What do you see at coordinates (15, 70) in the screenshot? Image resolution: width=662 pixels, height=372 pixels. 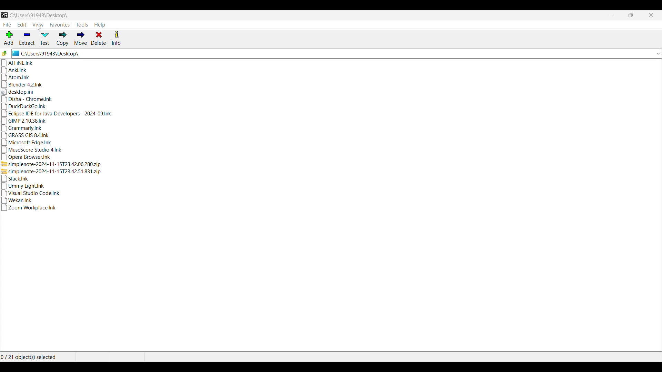 I see `Anki.Ink` at bounding box center [15, 70].